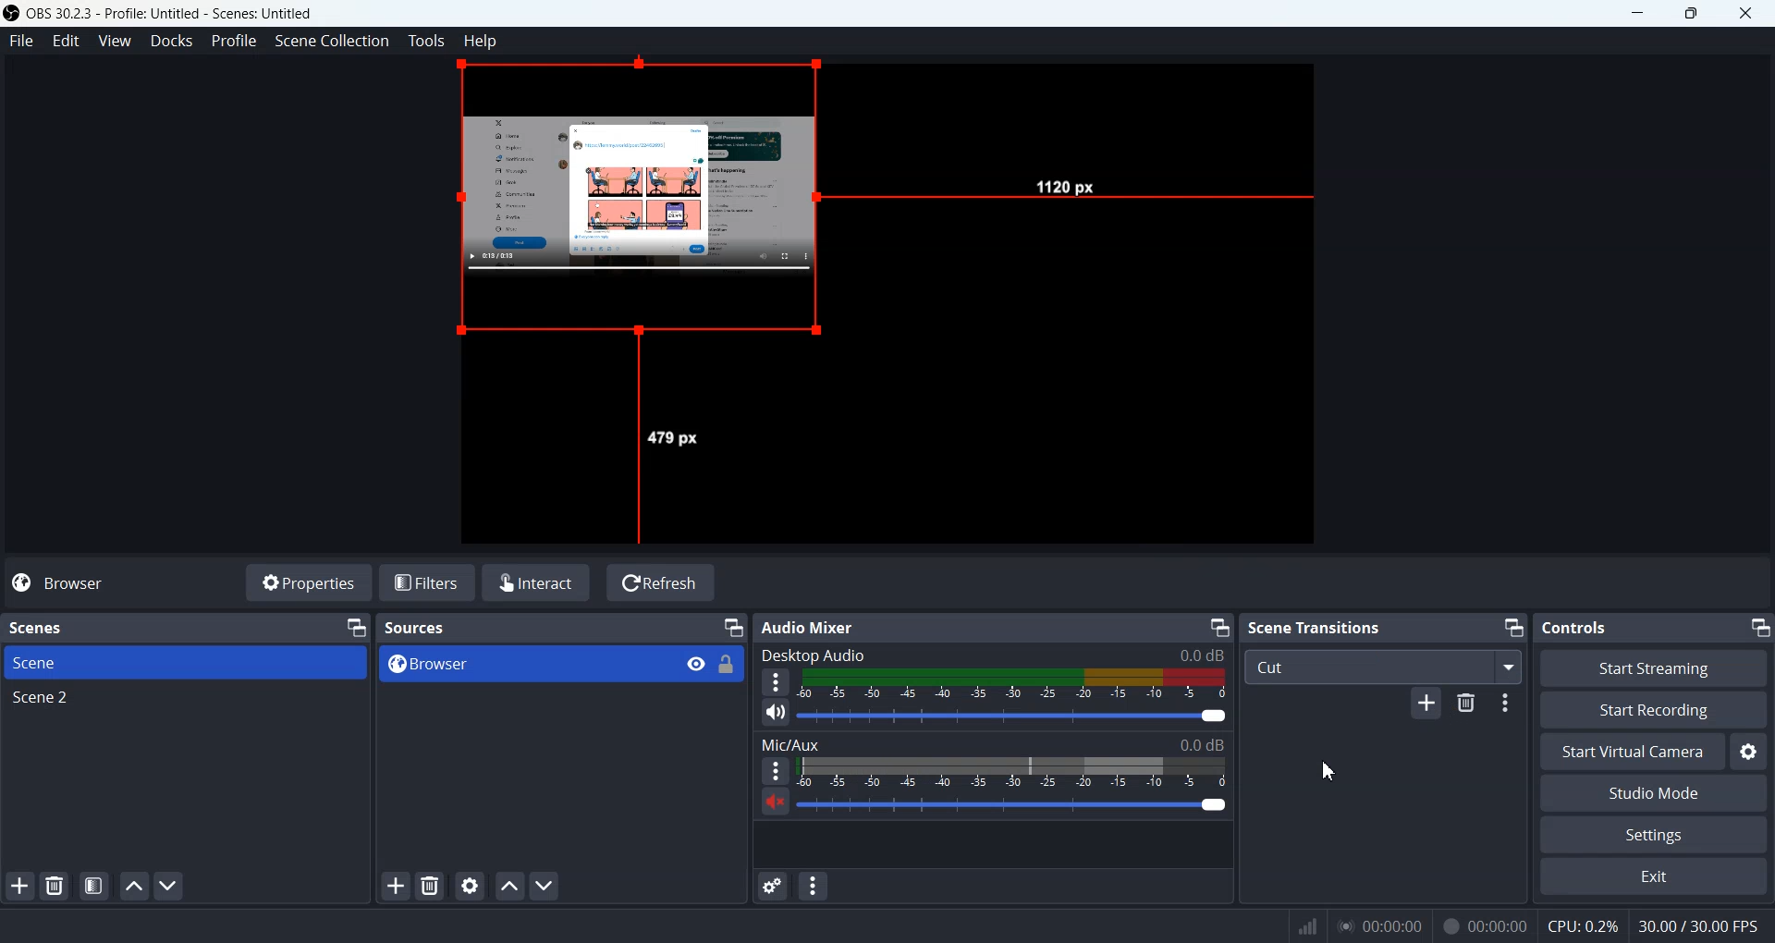  I want to click on Cursor, so click(1329, 770).